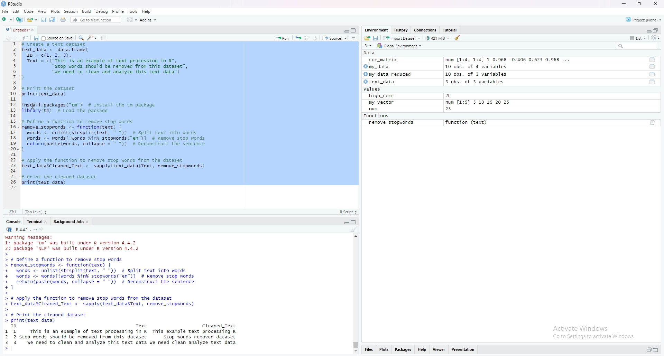 Image resolution: width=664 pixels, height=356 pixels. Describe the element at coordinates (133, 11) in the screenshot. I see `tools` at that location.